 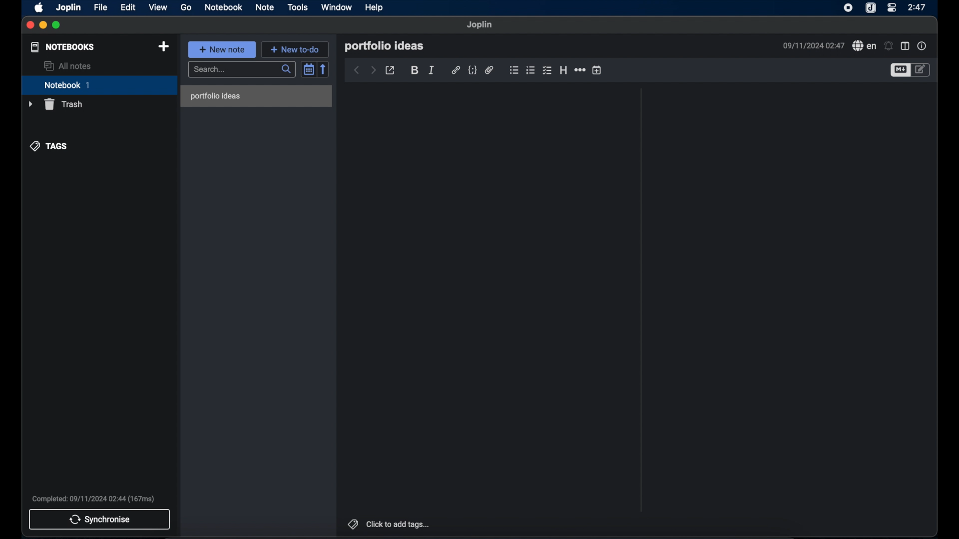 What do you see at coordinates (918, 7) in the screenshot?
I see `2:47` at bounding box center [918, 7].